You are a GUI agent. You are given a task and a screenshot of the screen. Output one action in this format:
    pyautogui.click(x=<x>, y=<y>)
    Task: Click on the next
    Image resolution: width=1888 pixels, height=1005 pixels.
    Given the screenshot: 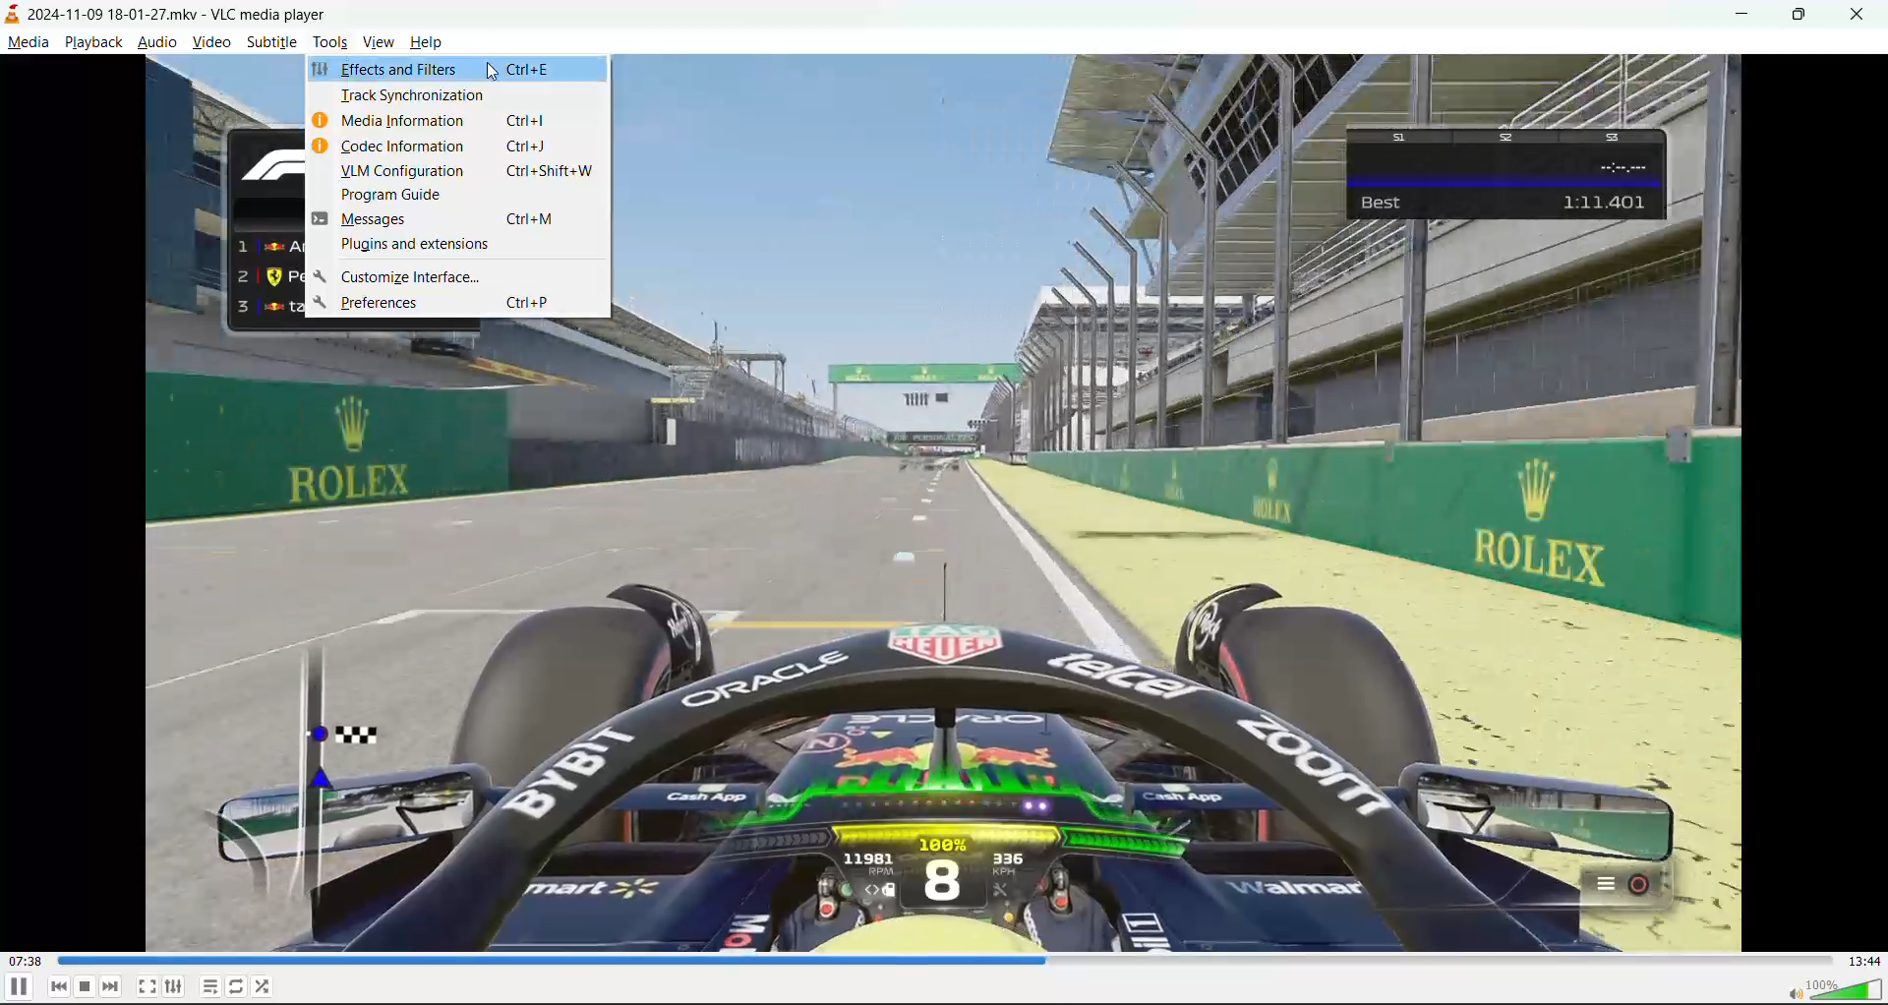 What is the action you would take?
    pyautogui.click(x=111, y=985)
    